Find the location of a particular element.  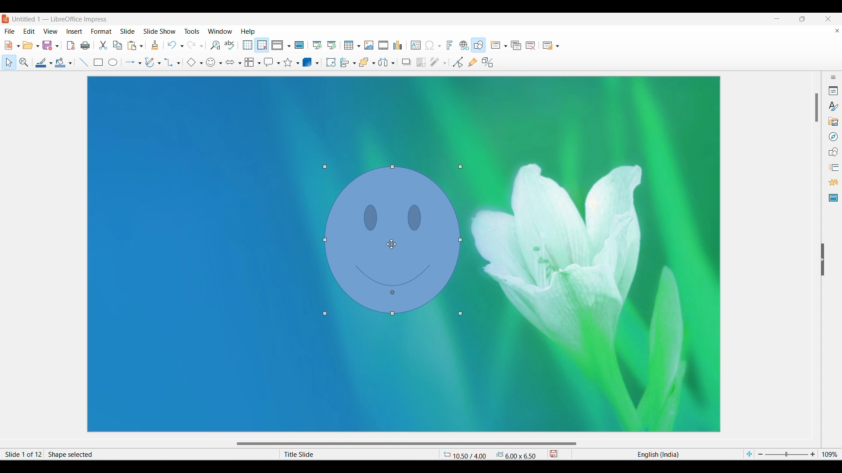

Selected basic shape is located at coordinates (191, 62).